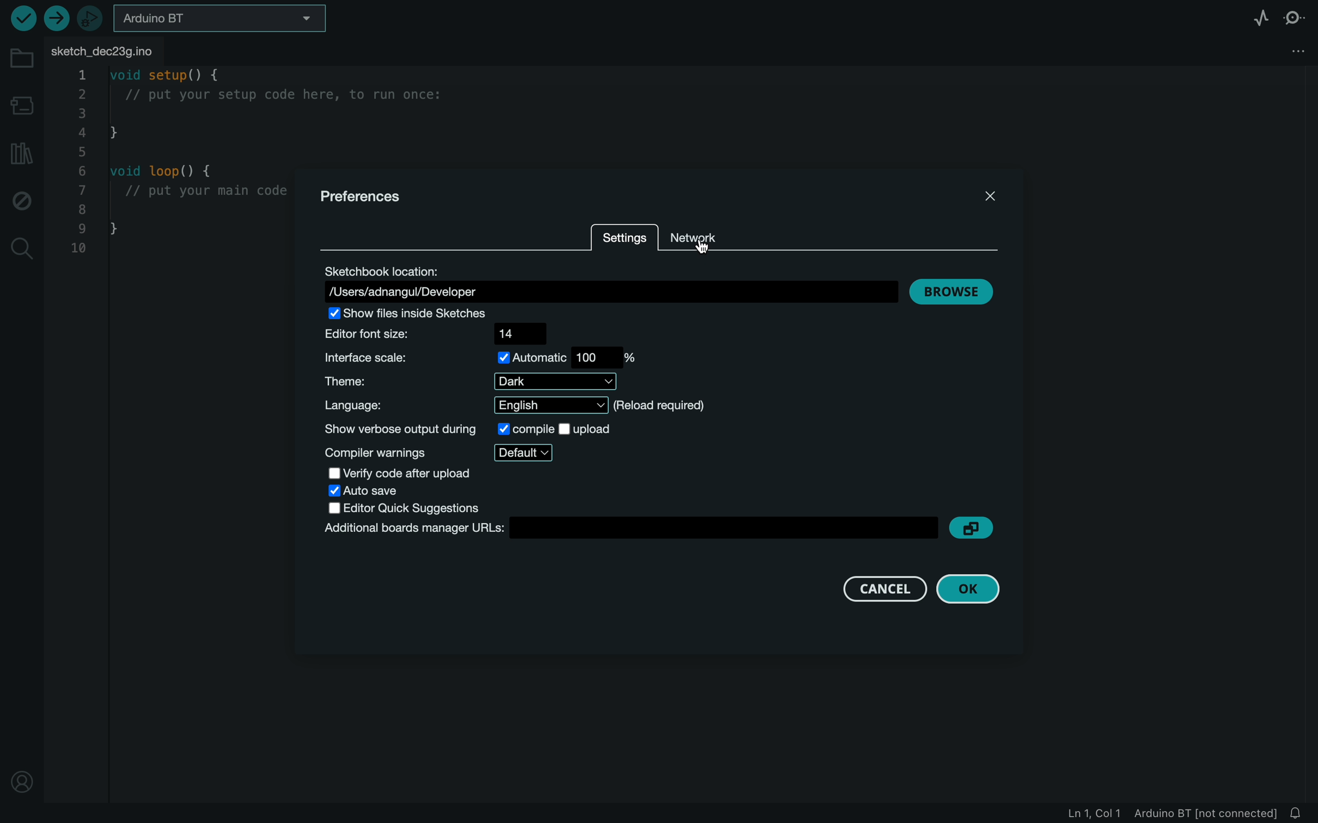 This screenshot has height=823, width=1318. Describe the element at coordinates (22, 201) in the screenshot. I see `debug` at that location.